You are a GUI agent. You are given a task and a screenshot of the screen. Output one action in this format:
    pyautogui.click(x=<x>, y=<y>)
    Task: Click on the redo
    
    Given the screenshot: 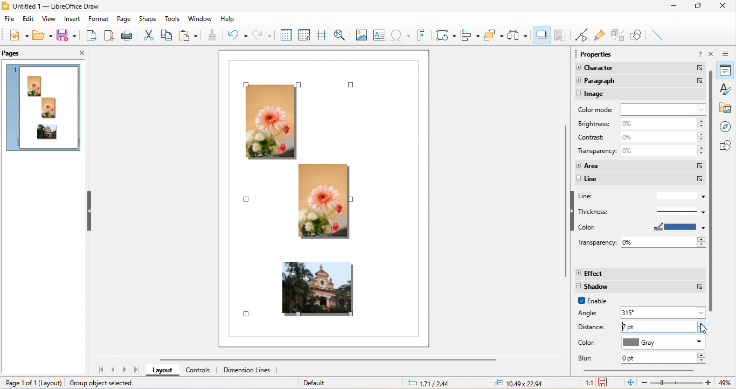 What is the action you would take?
    pyautogui.click(x=261, y=34)
    